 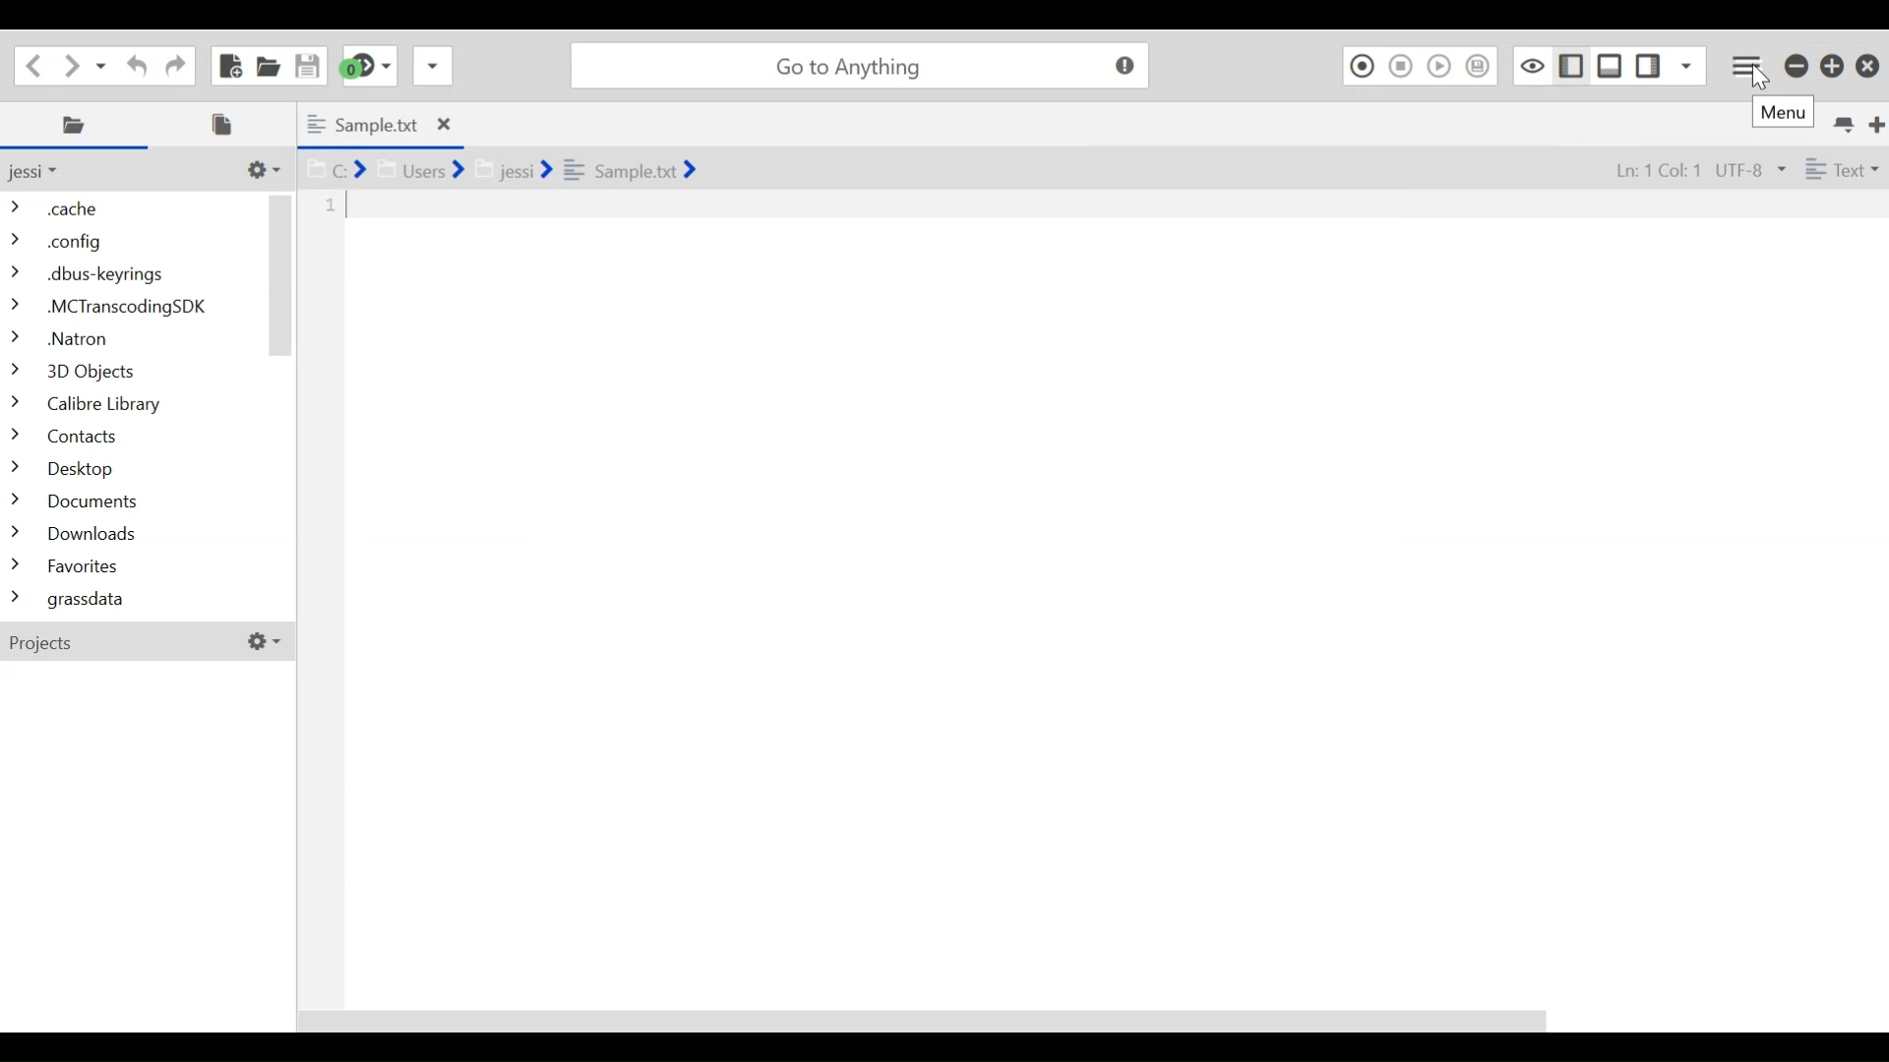 What do you see at coordinates (1873, 122) in the screenshot?
I see `New Tab` at bounding box center [1873, 122].